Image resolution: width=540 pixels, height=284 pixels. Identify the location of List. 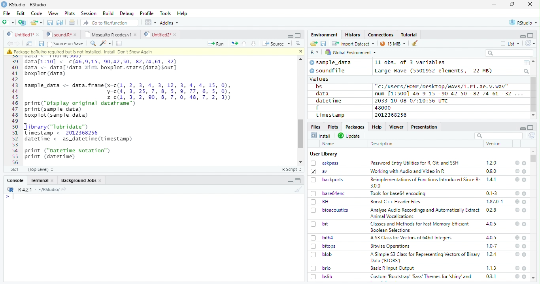
(510, 44).